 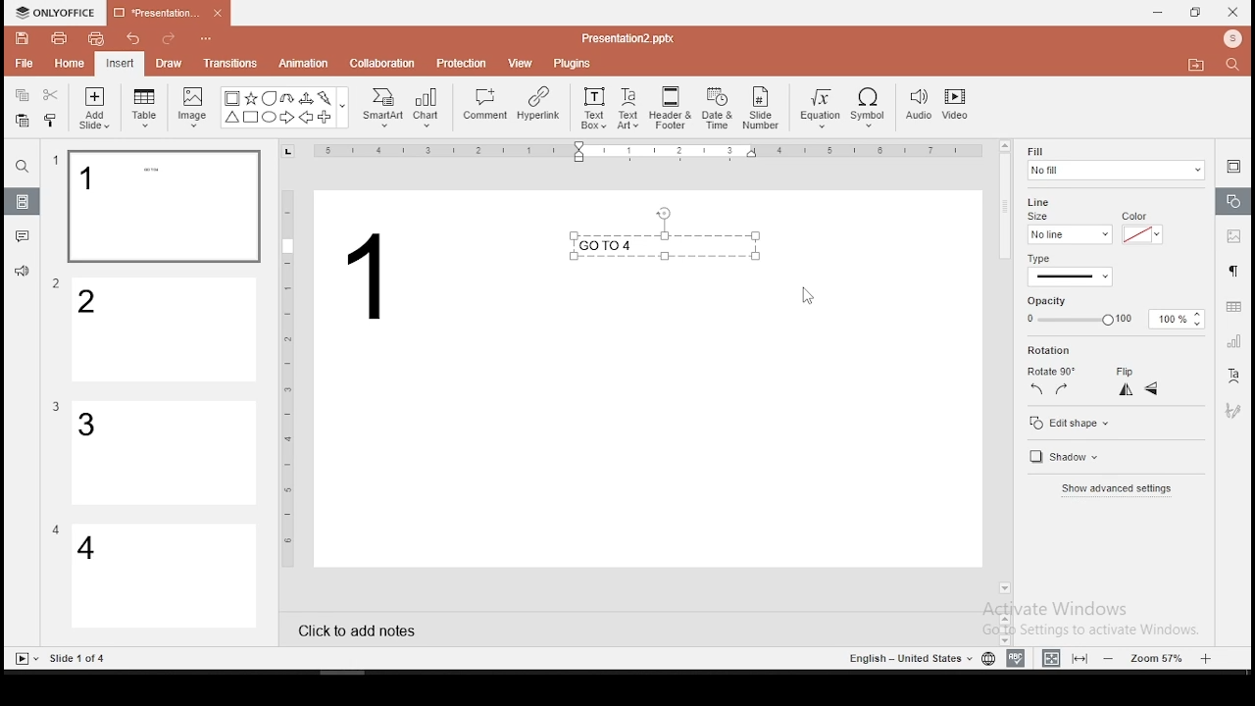 I want to click on Arrow Left, so click(x=306, y=118).